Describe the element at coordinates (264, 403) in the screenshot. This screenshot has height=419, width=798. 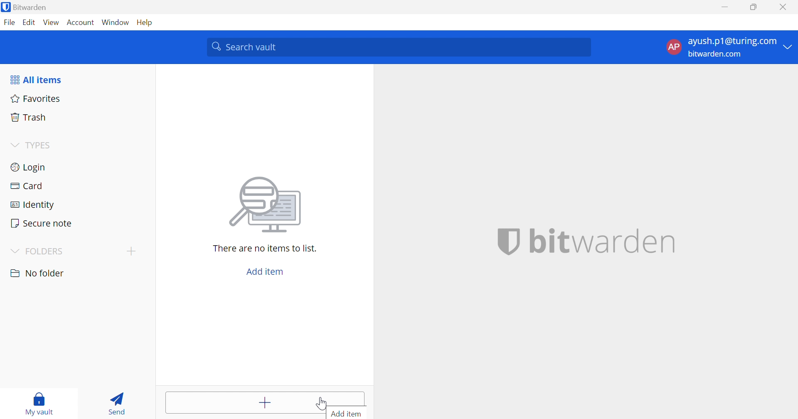
I see `Add items` at that location.